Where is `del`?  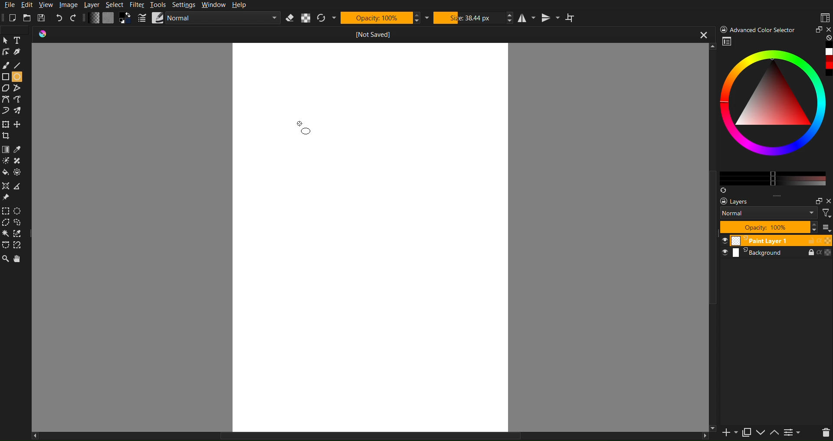 del is located at coordinates (828, 434).